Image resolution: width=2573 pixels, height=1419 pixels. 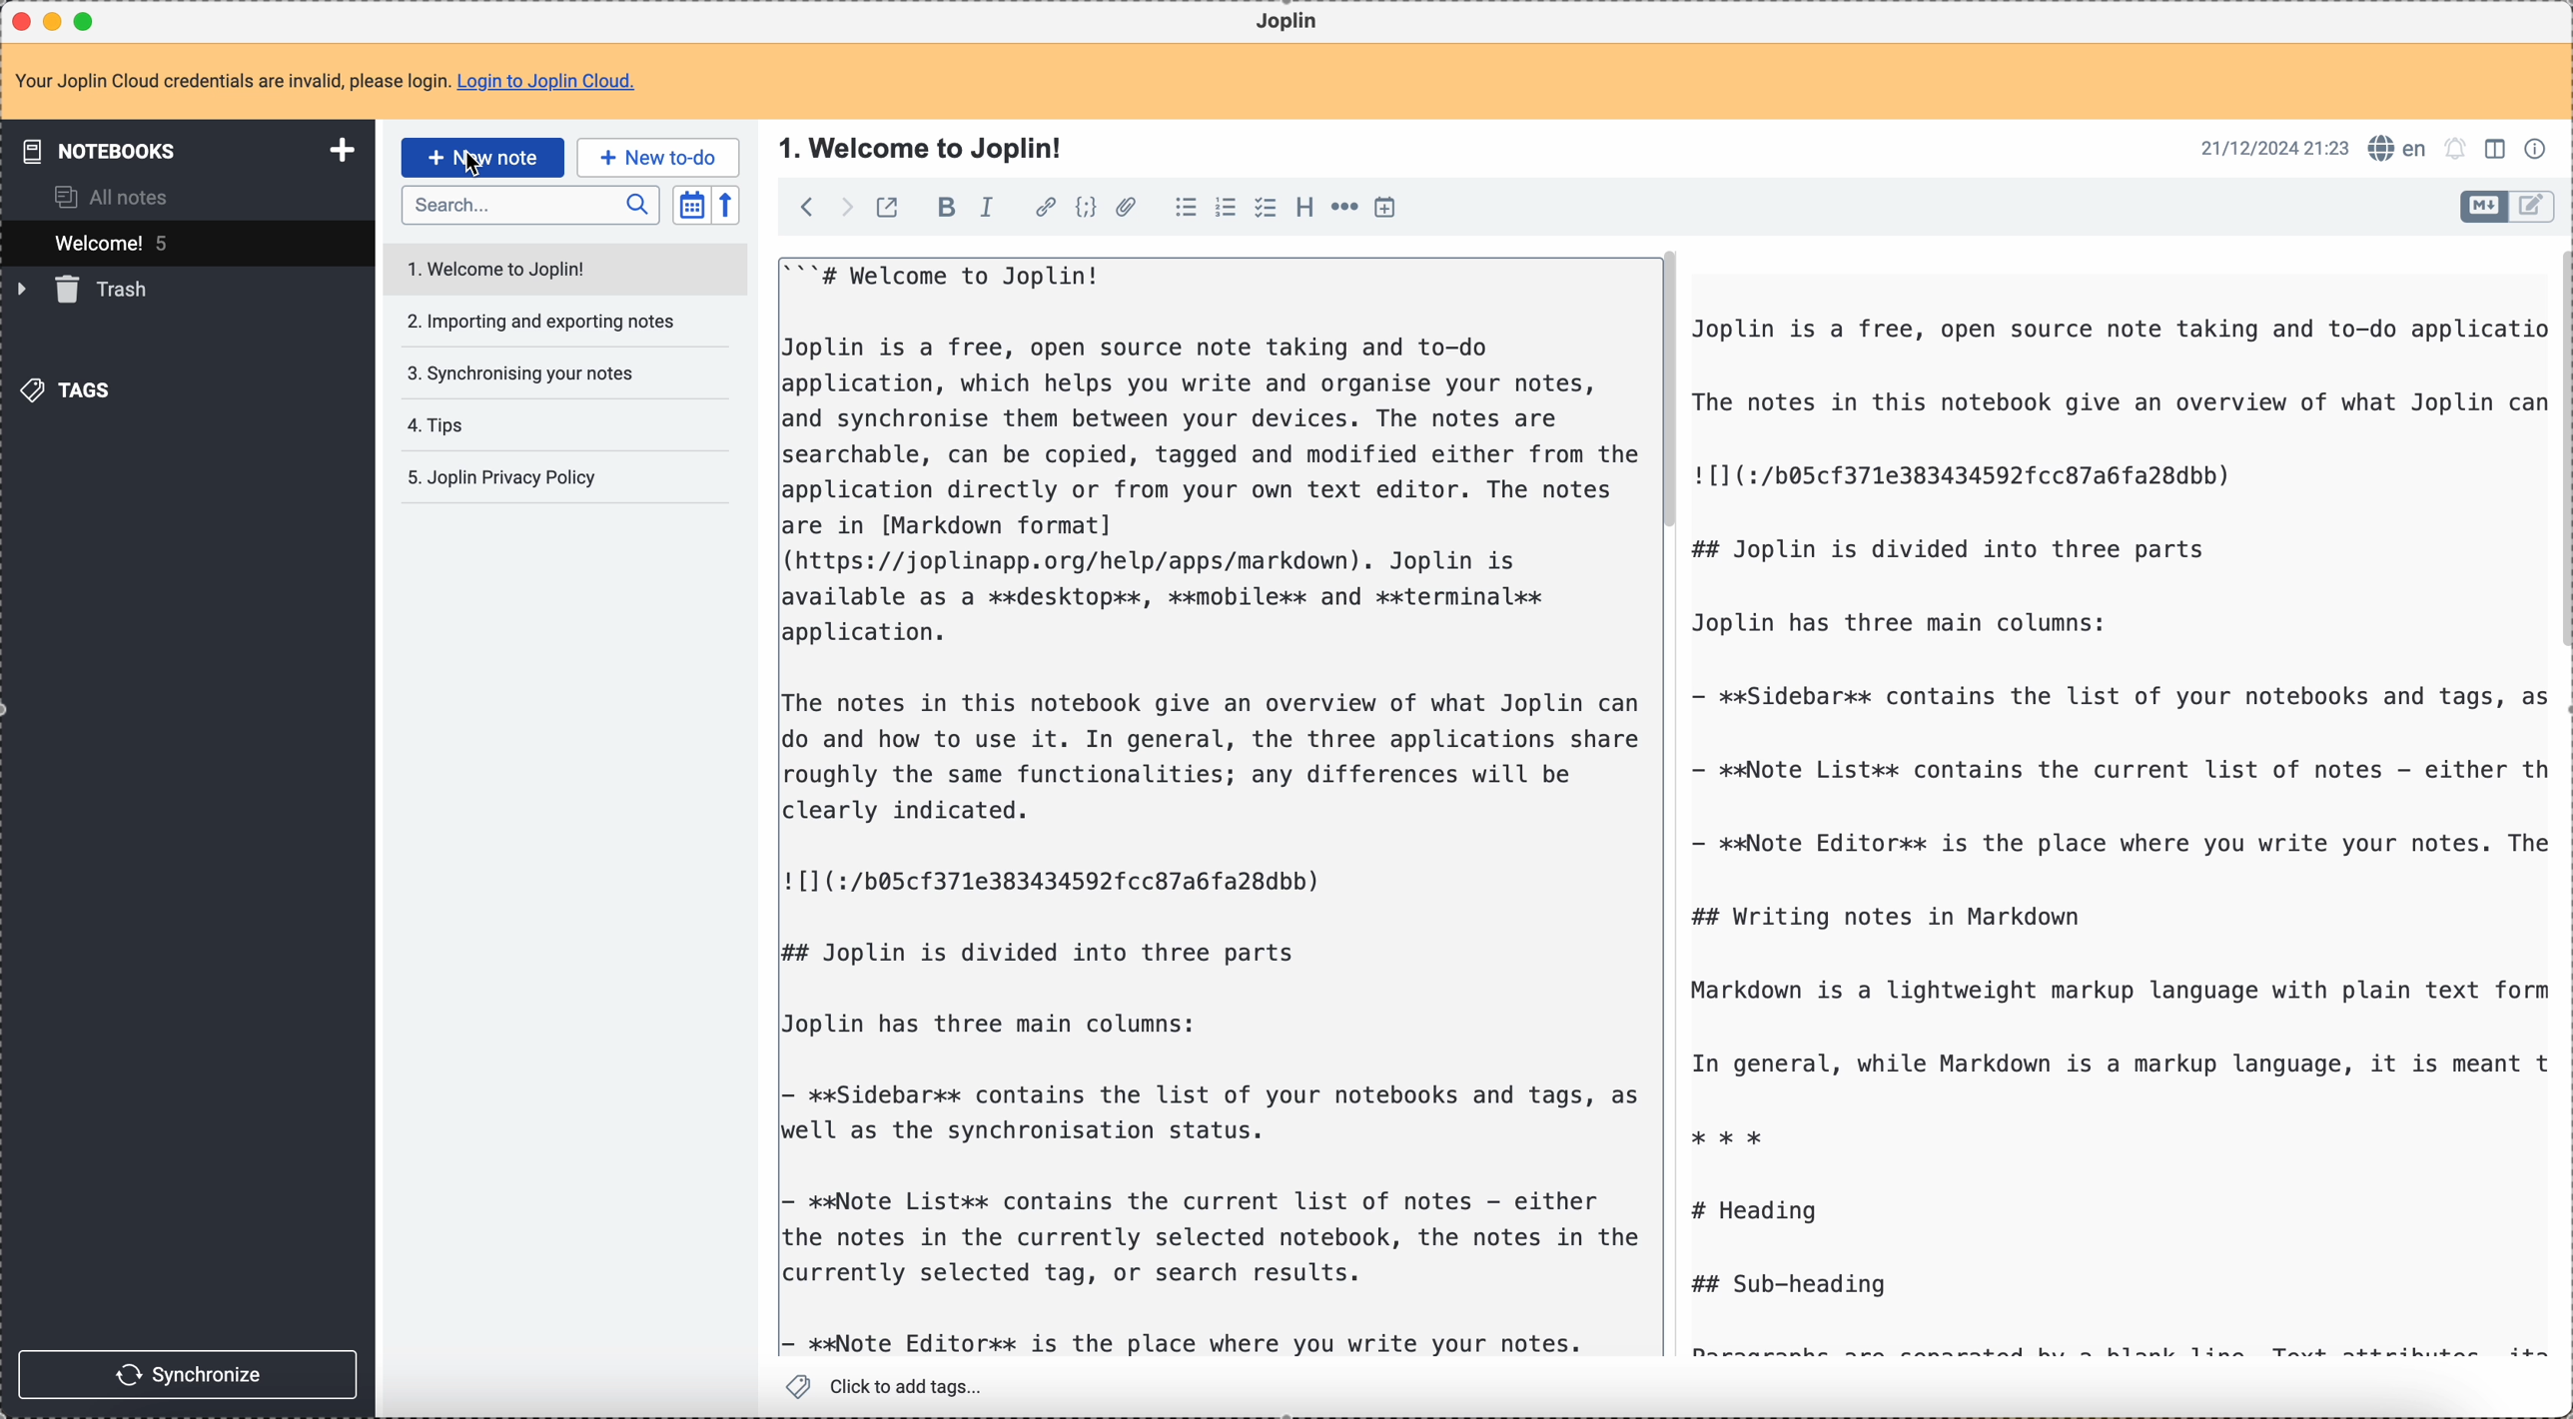 What do you see at coordinates (888, 206) in the screenshot?
I see `toggle external editing` at bounding box center [888, 206].